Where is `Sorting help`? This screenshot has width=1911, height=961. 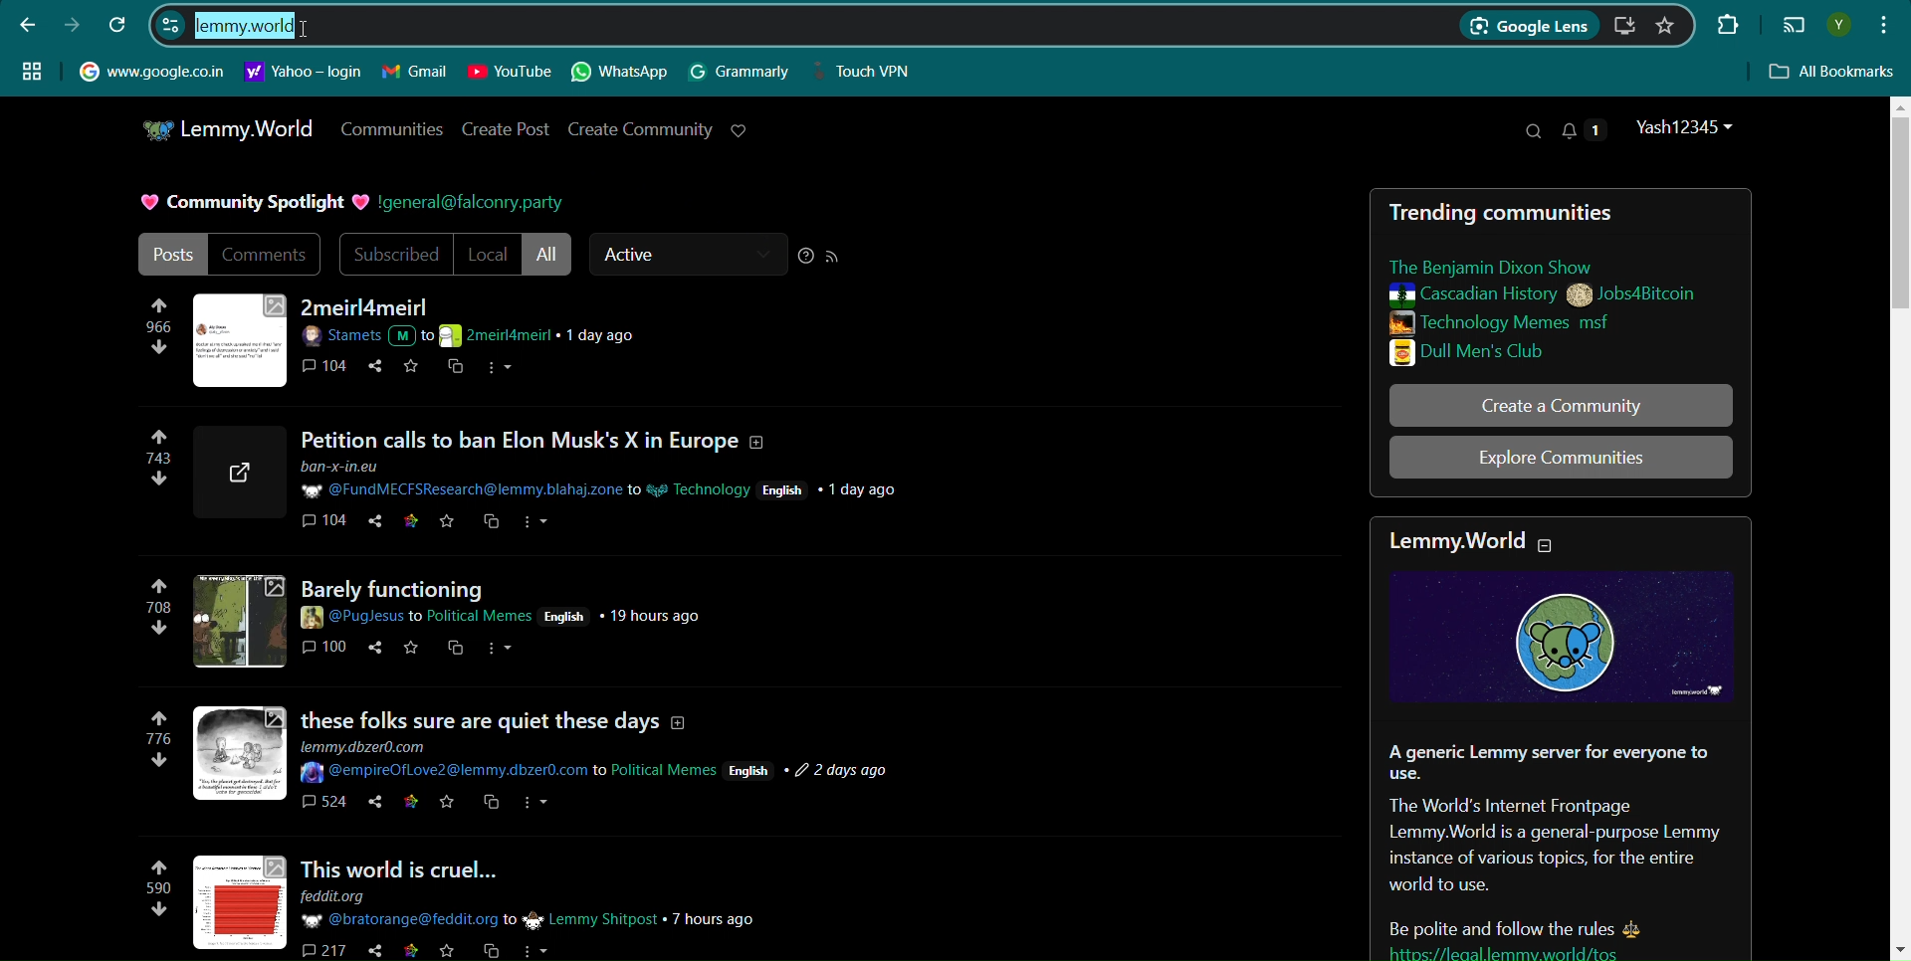 Sorting help is located at coordinates (806, 256).